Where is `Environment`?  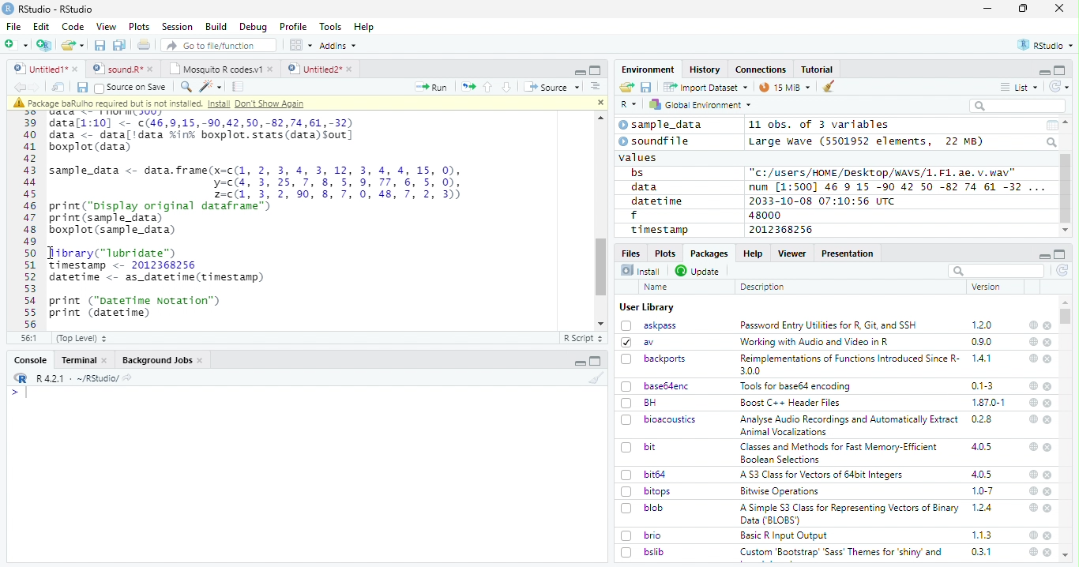 Environment is located at coordinates (649, 69).